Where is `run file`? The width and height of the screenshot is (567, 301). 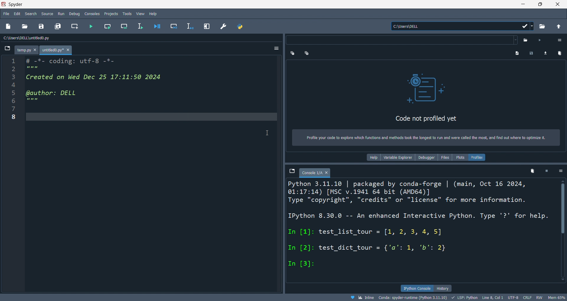
run file is located at coordinates (90, 26).